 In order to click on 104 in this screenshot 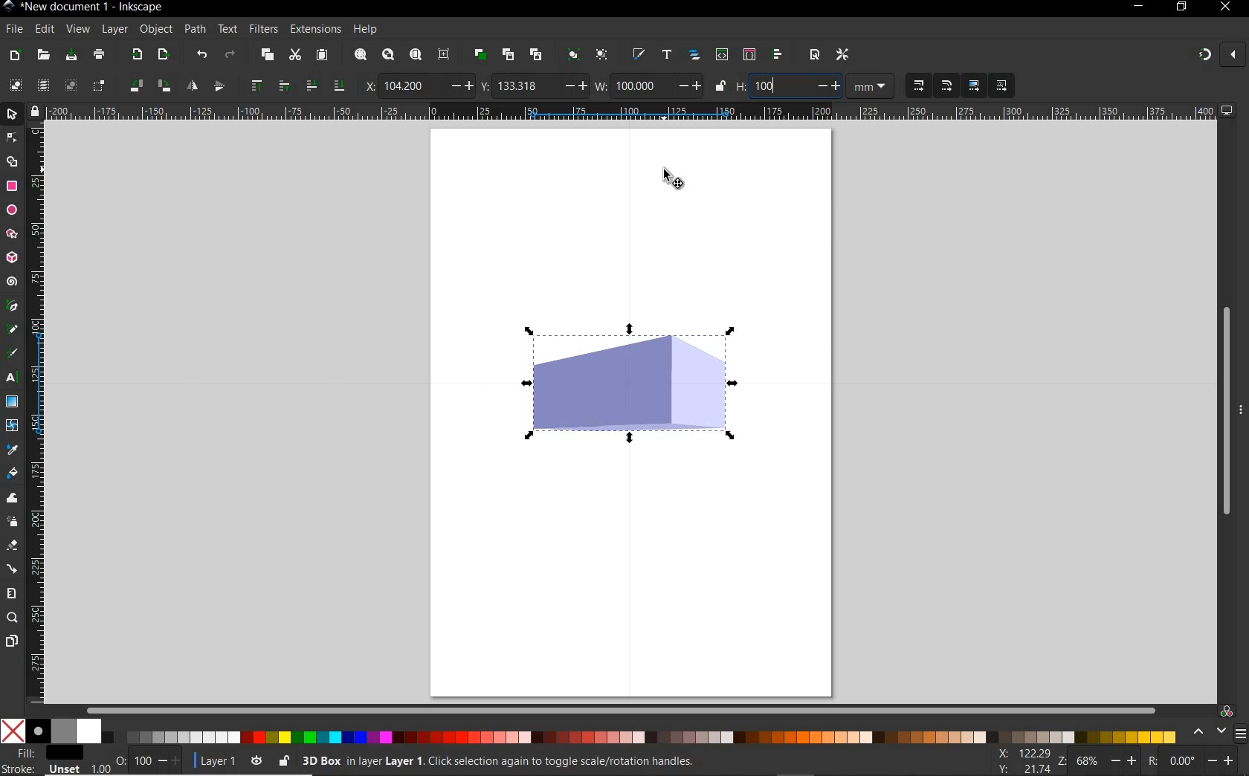, I will do `click(413, 86)`.